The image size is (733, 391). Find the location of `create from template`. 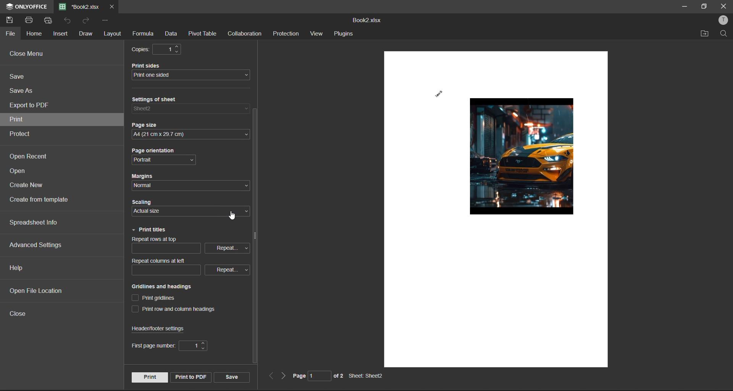

create from template is located at coordinates (45, 201).